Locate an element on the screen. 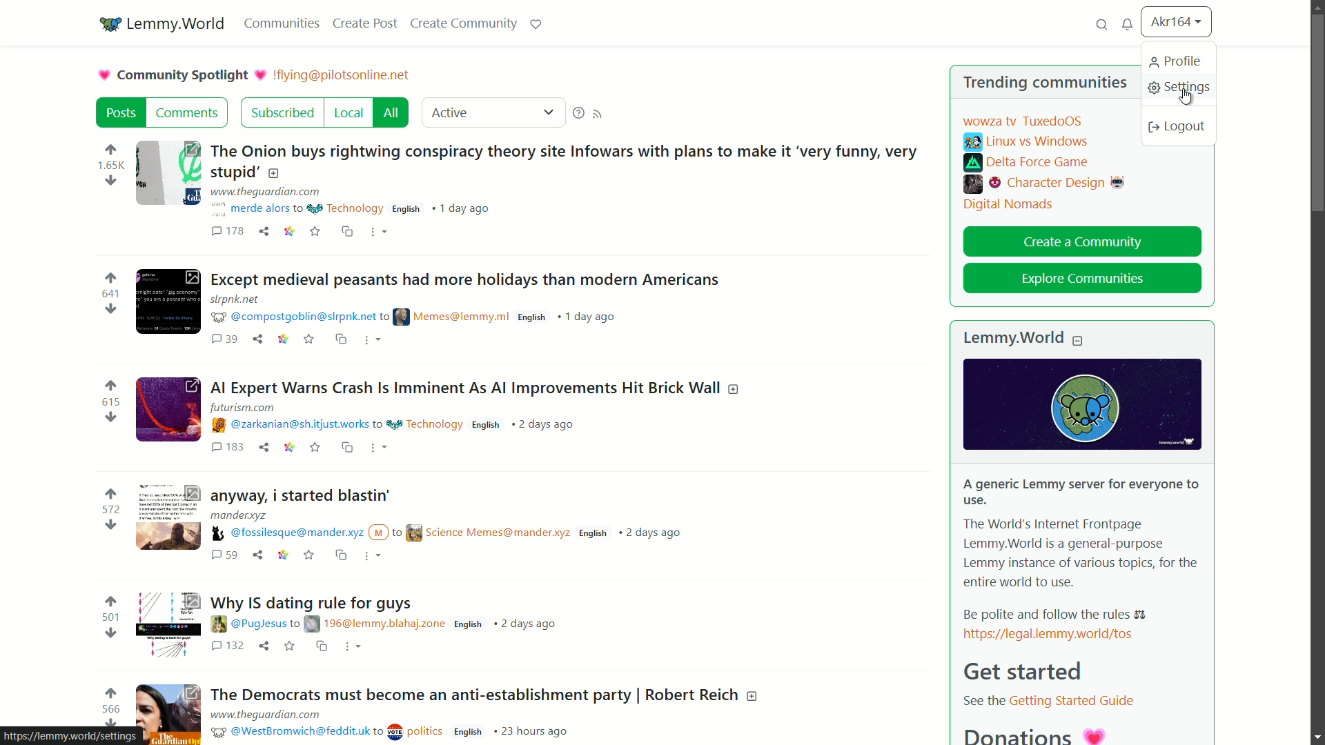 Image resolution: width=1325 pixels, height=745 pixels. image is located at coordinates (168, 624).